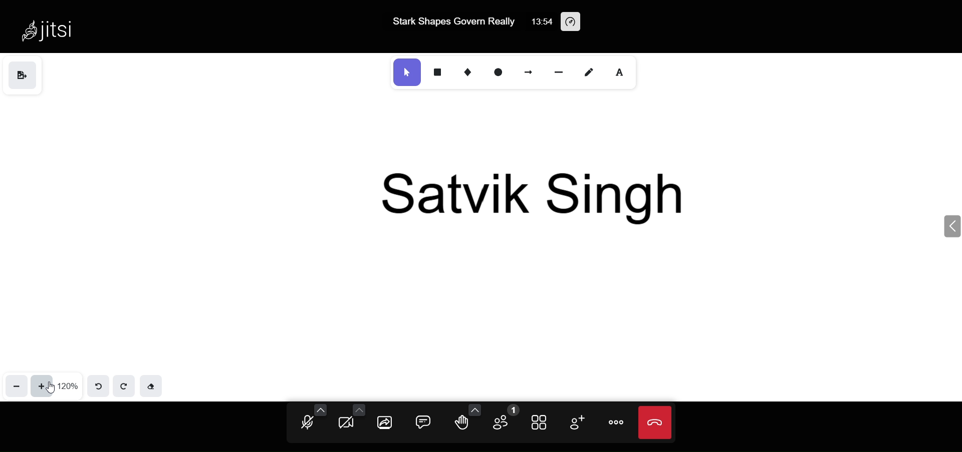  Describe the element at coordinates (617, 422) in the screenshot. I see `more` at that location.